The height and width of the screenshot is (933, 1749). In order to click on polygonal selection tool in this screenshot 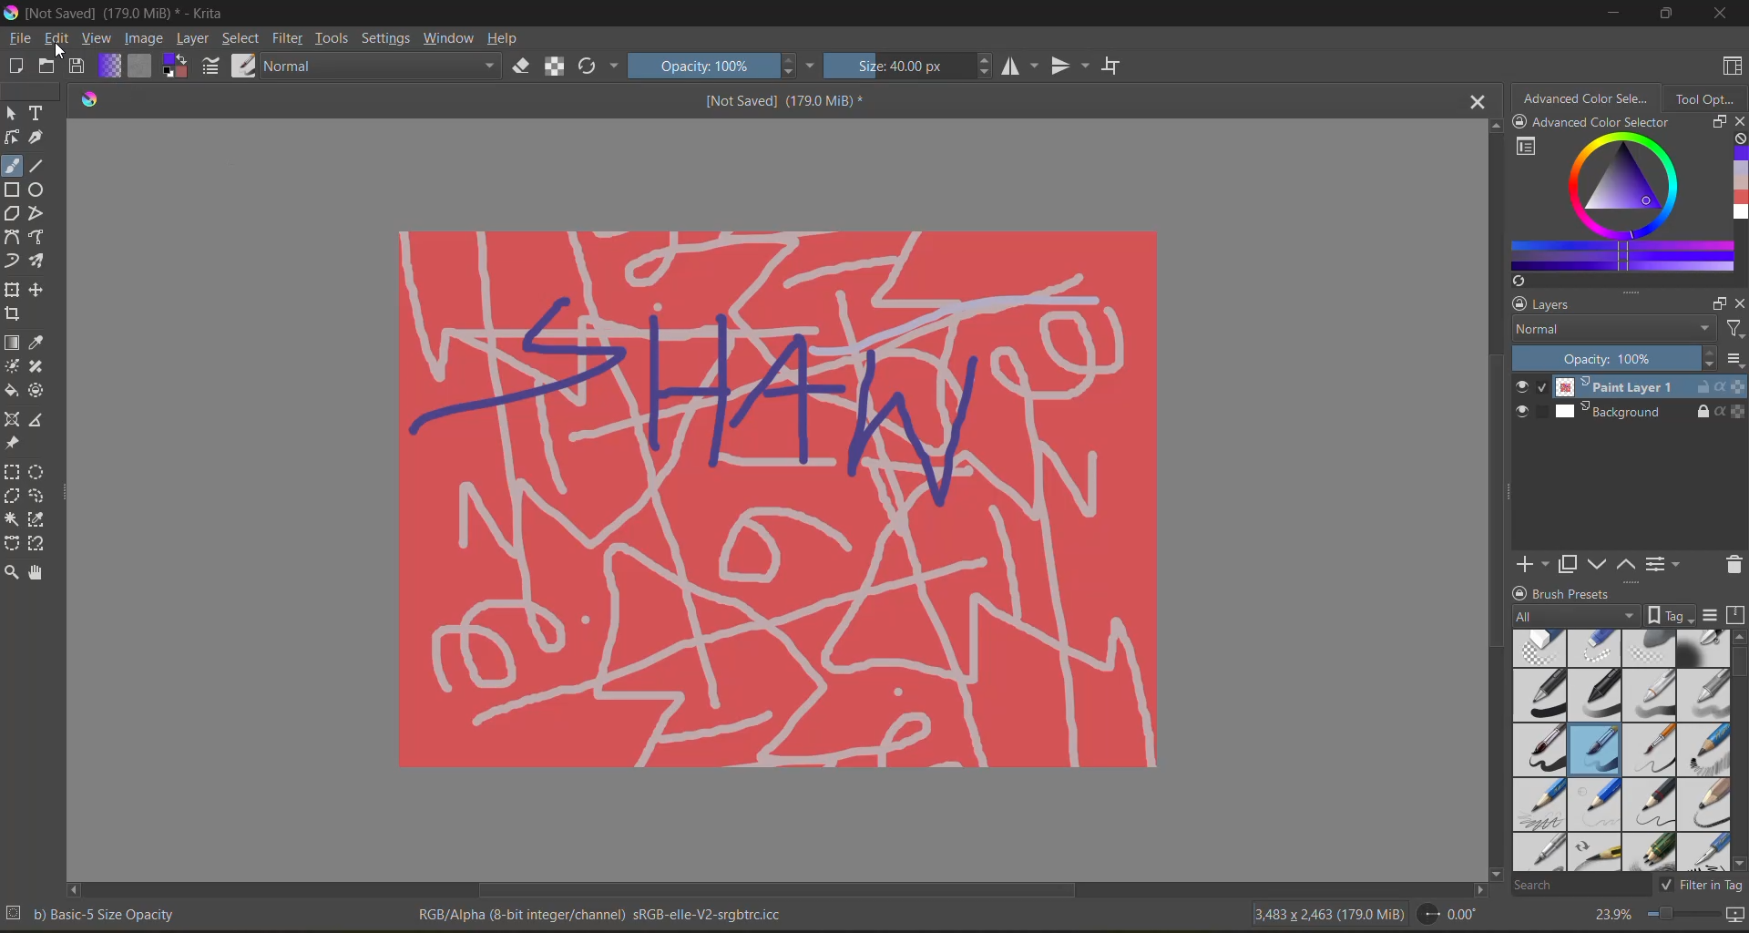, I will do `click(13, 496)`.